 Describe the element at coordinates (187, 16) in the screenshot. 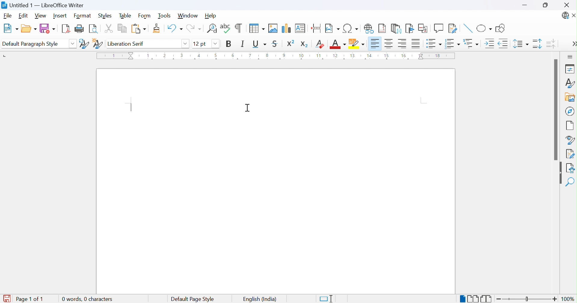

I see `Window` at that location.